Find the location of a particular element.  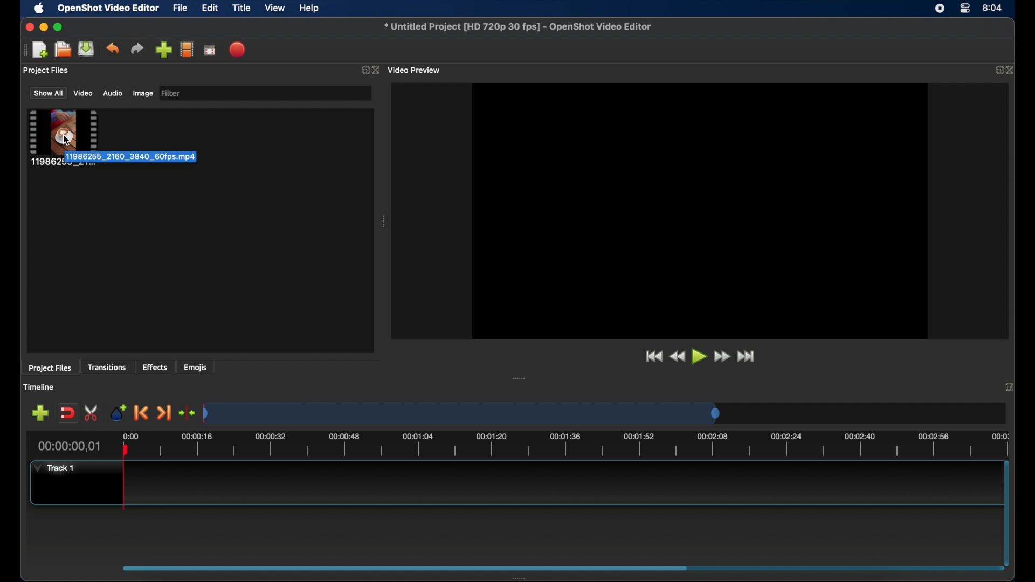

video preview is located at coordinates (700, 211).